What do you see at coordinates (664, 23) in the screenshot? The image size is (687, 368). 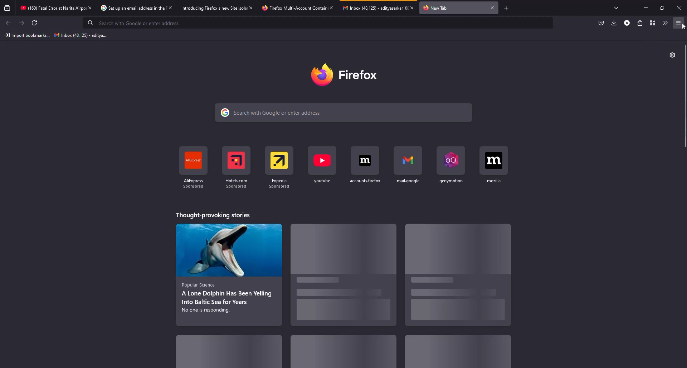 I see `more tools` at bounding box center [664, 23].